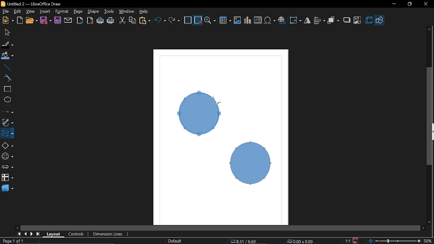  What do you see at coordinates (145, 12) in the screenshot?
I see `Help` at bounding box center [145, 12].